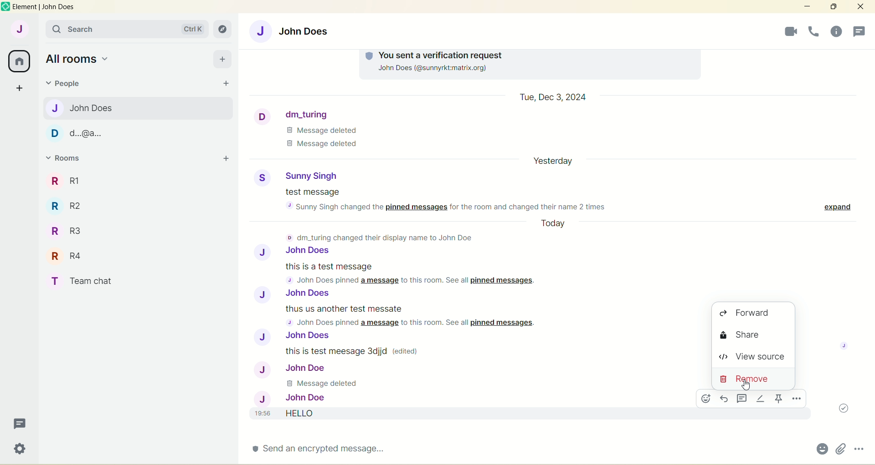 The width and height of the screenshot is (875, 465). What do you see at coordinates (86, 108) in the screenshot?
I see `John Does` at bounding box center [86, 108].